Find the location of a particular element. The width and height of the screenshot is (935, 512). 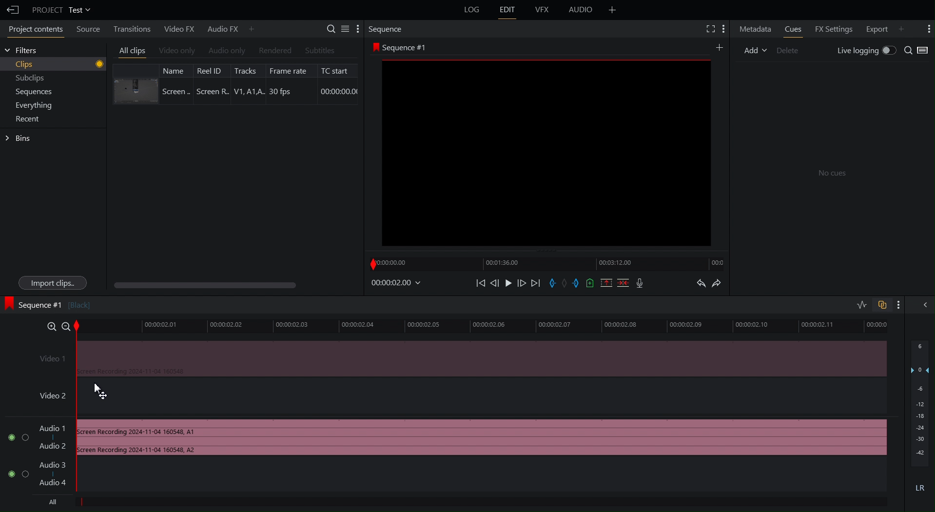

Delete is located at coordinates (787, 49).